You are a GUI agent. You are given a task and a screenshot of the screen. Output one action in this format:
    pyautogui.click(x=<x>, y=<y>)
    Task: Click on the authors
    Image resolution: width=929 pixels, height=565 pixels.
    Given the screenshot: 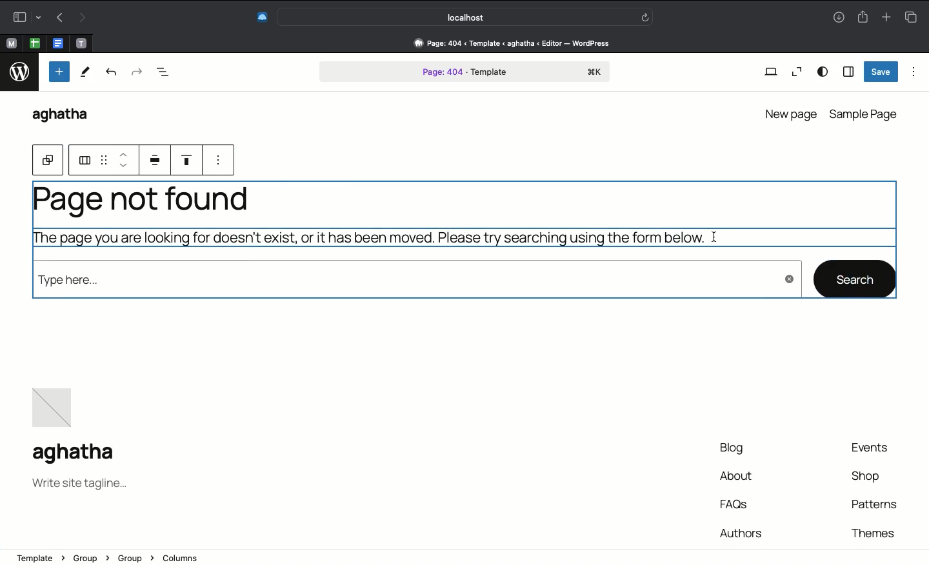 What is the action you would take?
    pyautogui.click(x=741, y=531)
    